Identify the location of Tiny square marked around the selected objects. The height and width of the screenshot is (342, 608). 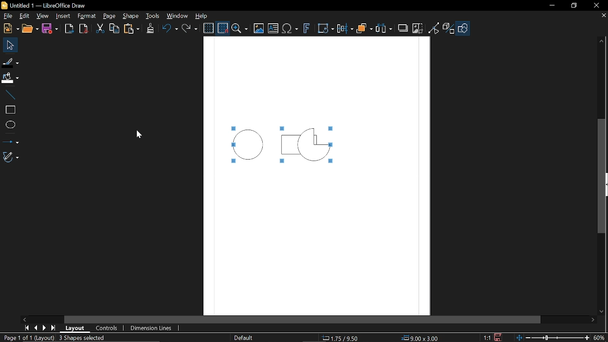
(336, 144).